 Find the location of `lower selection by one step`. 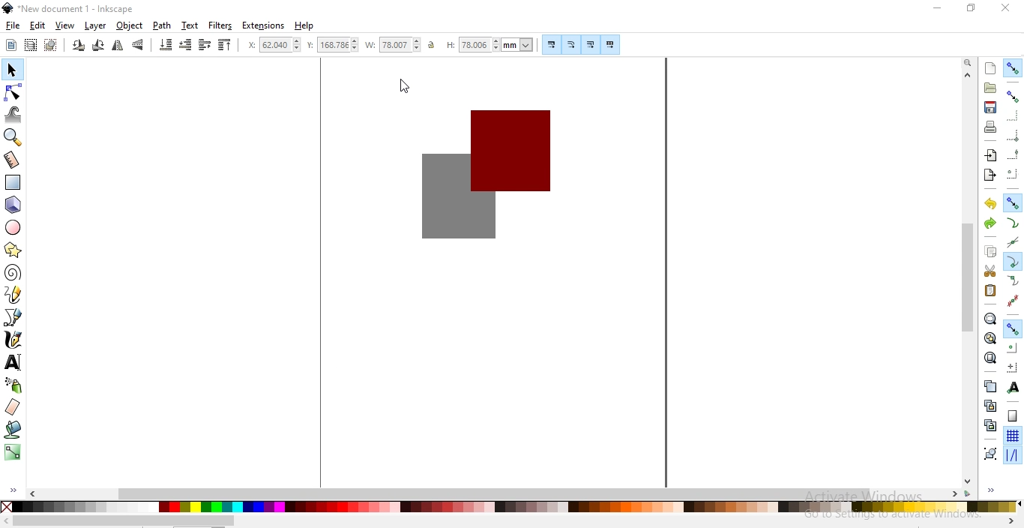

lower selection by one step is located at coordinates (185, 45).